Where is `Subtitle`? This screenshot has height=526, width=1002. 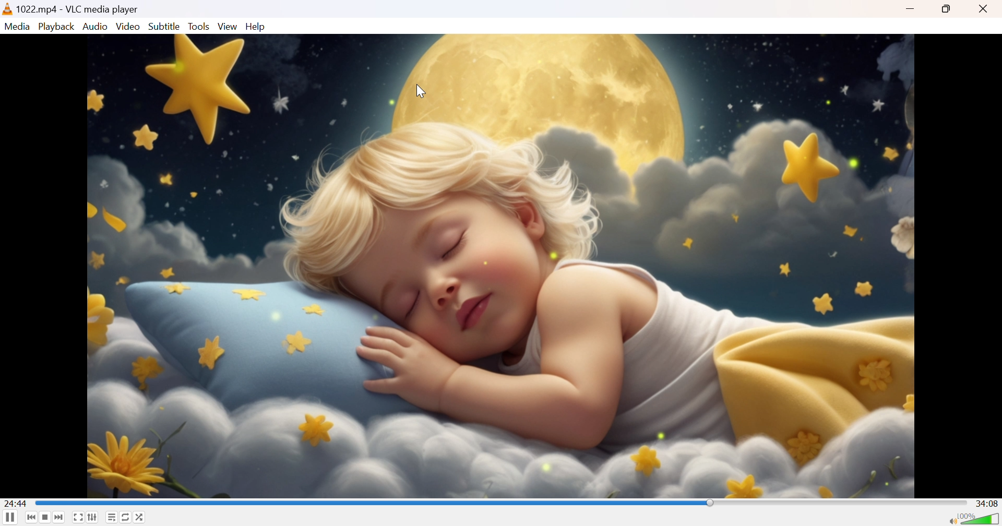
Subtitle is located at coordinates (165, 26).